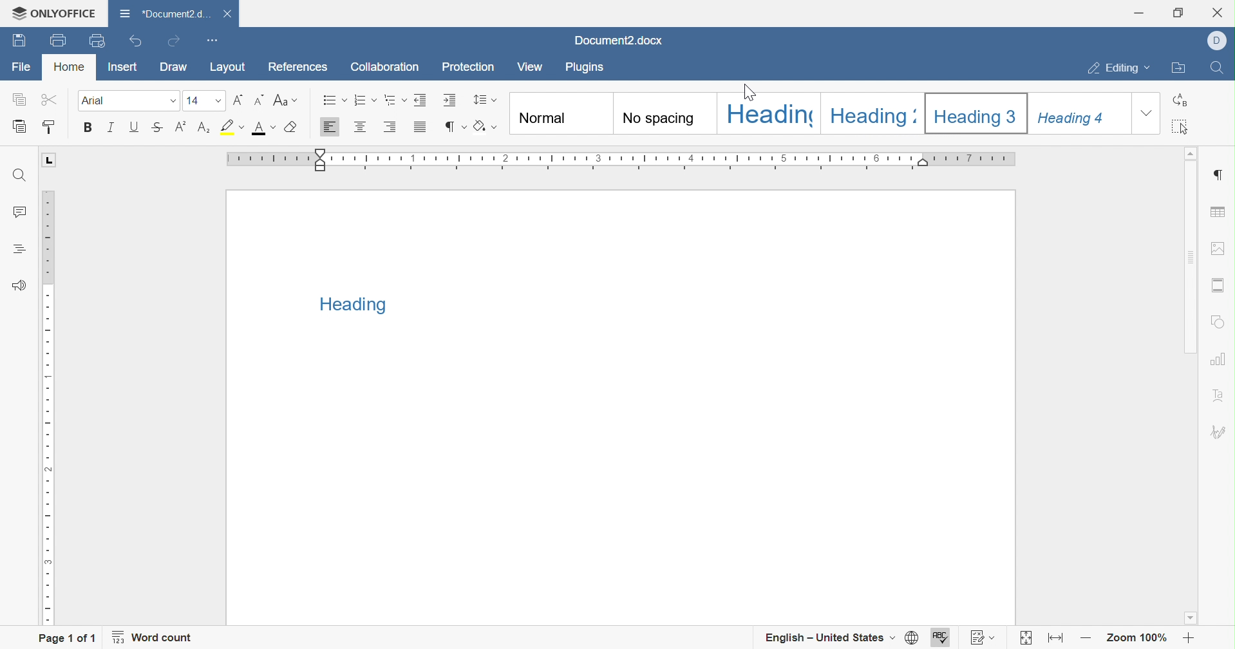 Image resolution: width=1235 pixels, height=649 pixels. Describe the element at coordinates (88, 127) in the screenshot. I see `Bold` at that location.